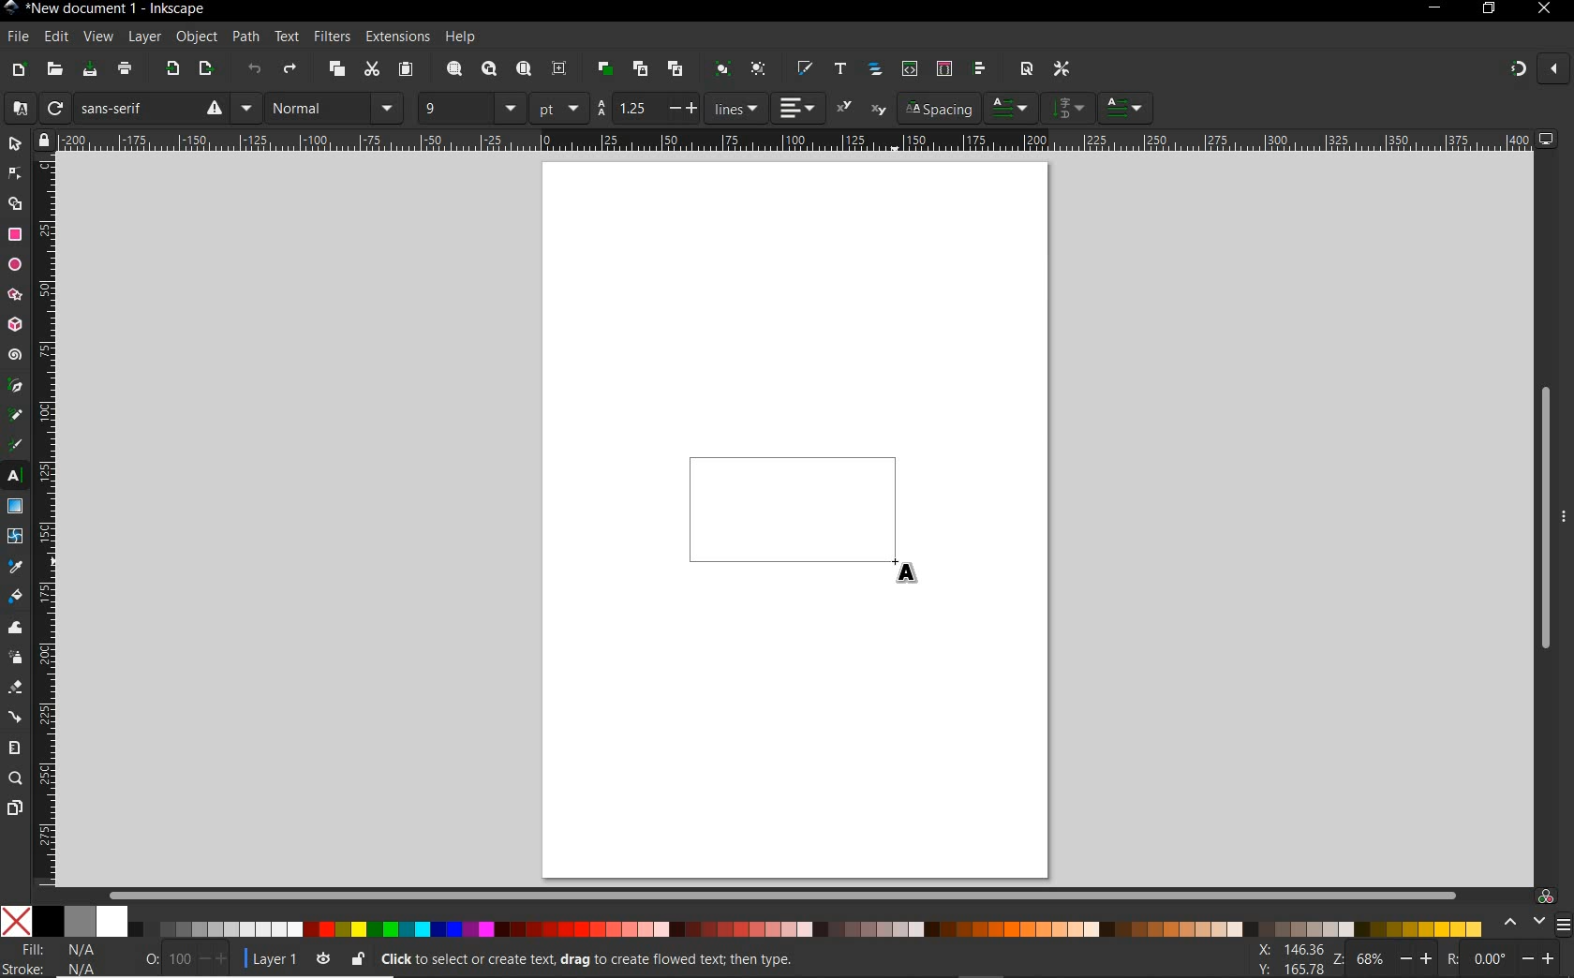 Image resolution: width=1574 pixels, height=978 pixels. I want to click on undo, so click(255, 72).